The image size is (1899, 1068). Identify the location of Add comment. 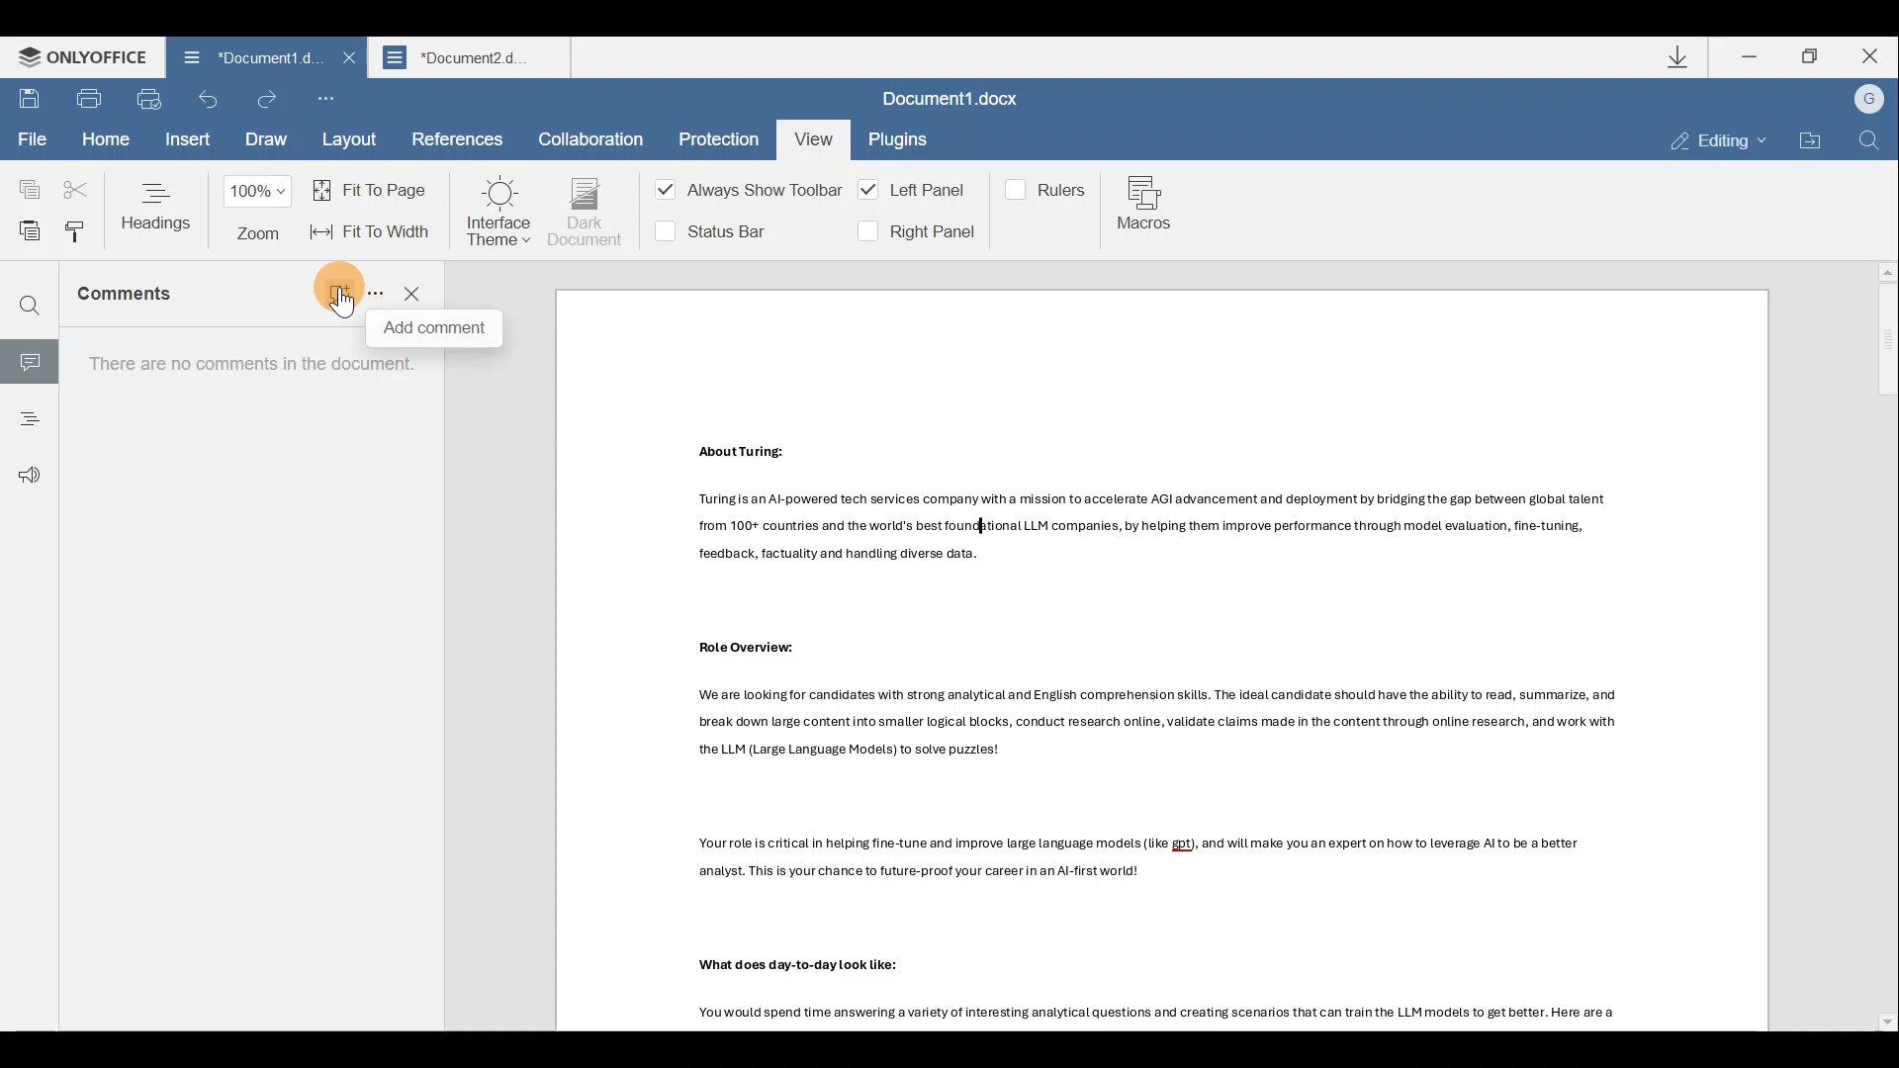
(326, 289).